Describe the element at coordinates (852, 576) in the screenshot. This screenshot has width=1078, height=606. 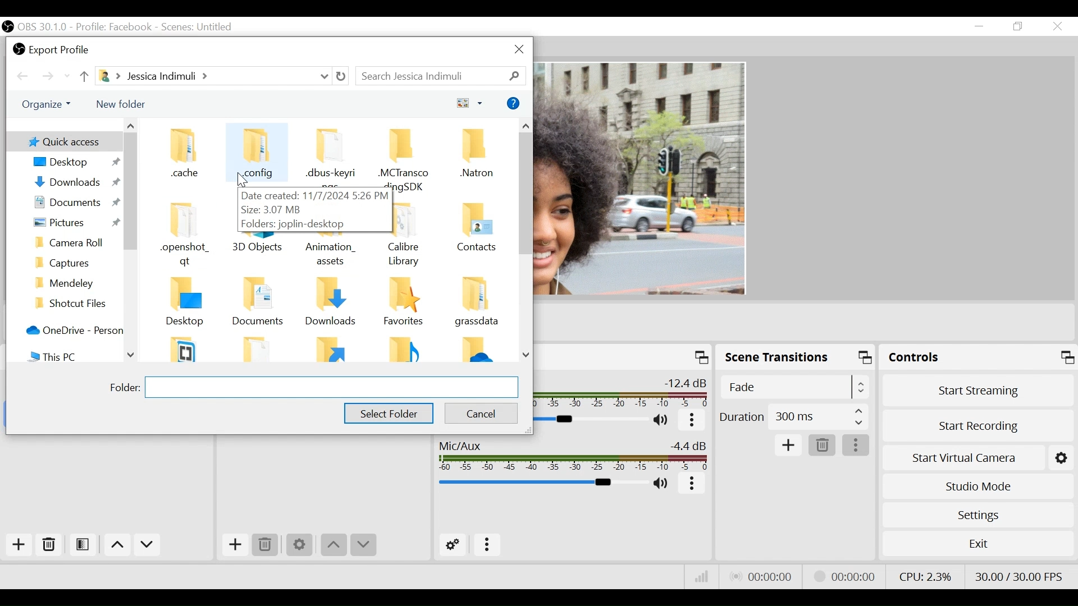
I see `Stream Status` at that location.